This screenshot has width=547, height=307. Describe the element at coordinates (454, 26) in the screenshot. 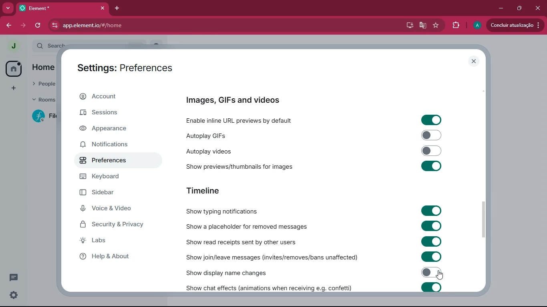

I see `extensions` at that location.